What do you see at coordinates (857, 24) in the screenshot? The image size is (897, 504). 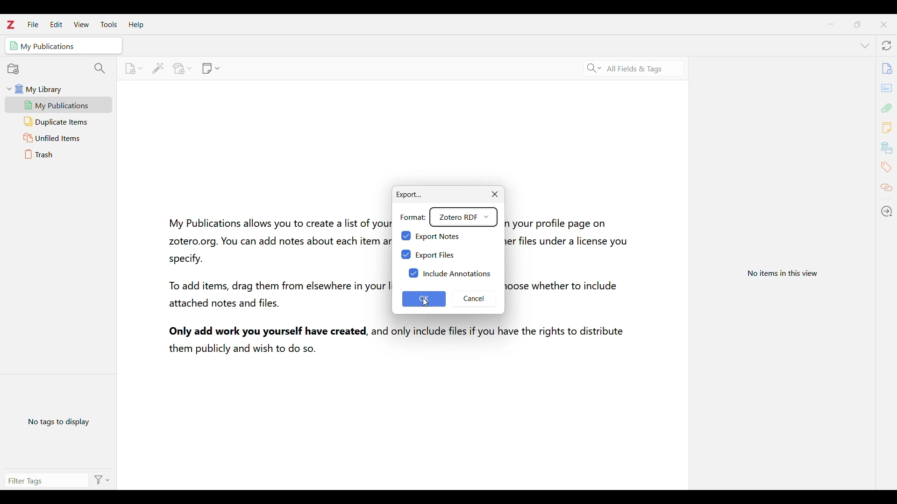 I see `Show interface in a smaller tab` at bounding box center [857, 24].